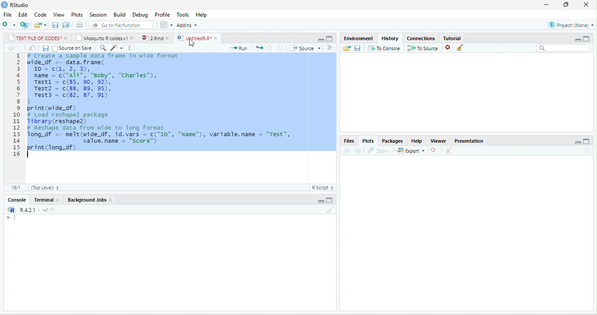 This screenshot has width=597, height=315. What do you see at coordinates (66, 25) in the screenshot?
I see `save all` at bounding box center [66, 25].